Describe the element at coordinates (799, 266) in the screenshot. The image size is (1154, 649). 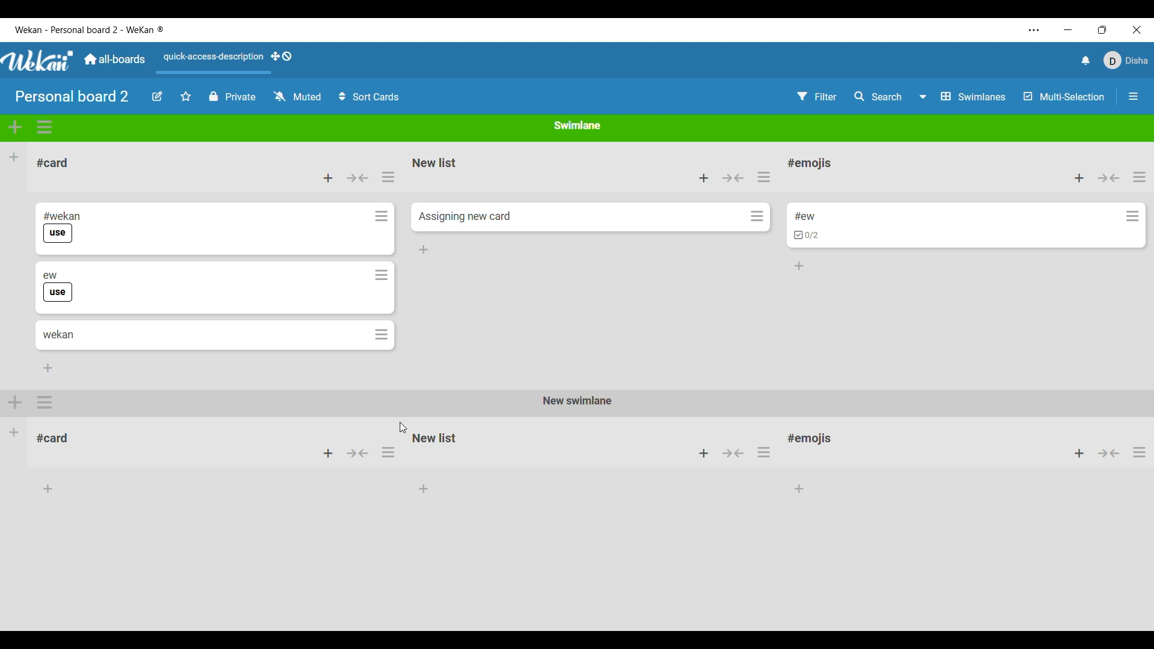
I see `Add card to bottom of list` at that location.